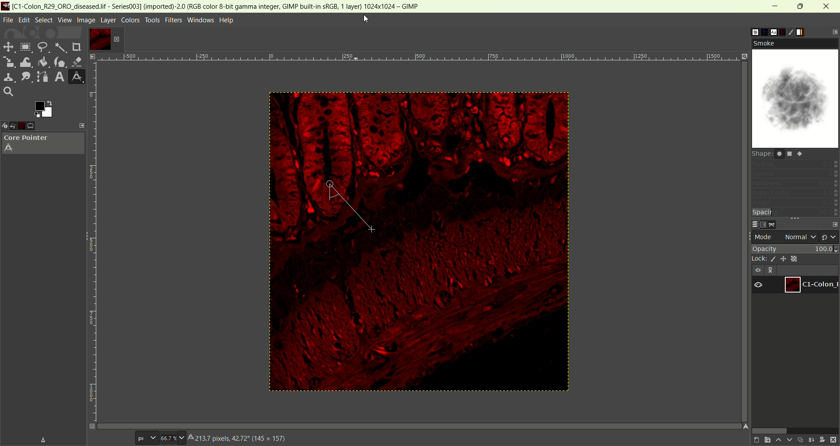 This screenshot has height=446, width=840. I want to click on visibility, so click(759, 286).